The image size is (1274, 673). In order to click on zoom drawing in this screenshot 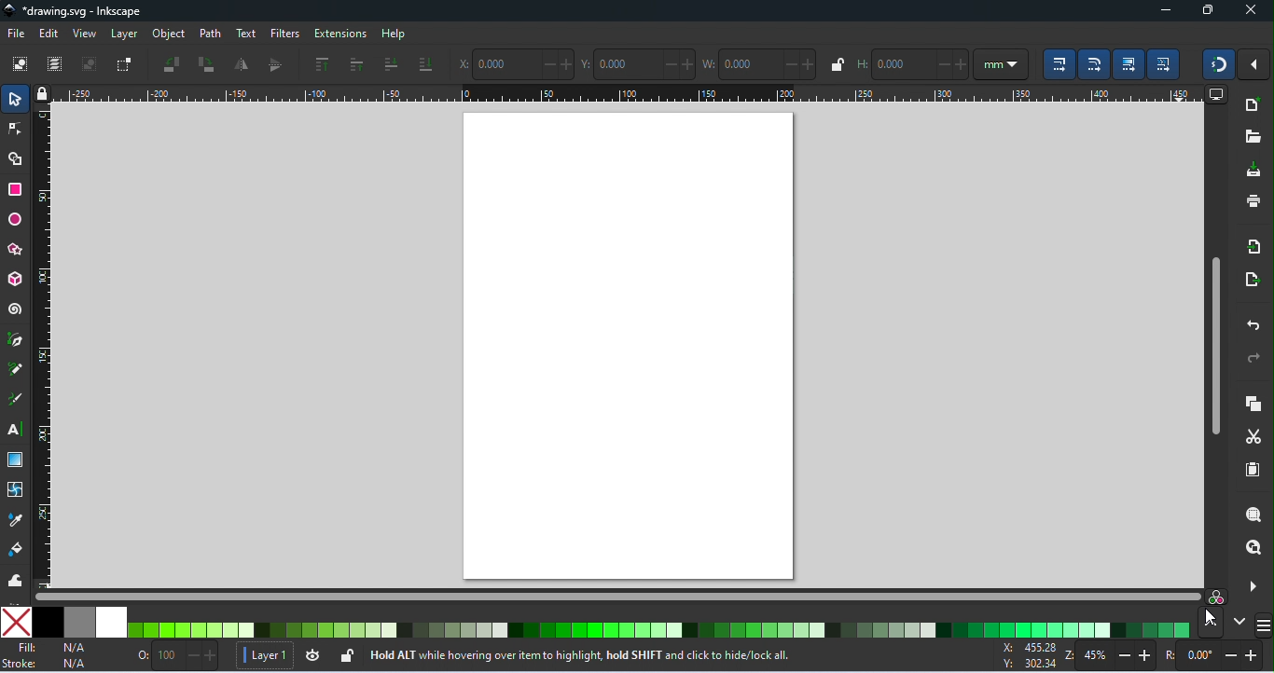, I will do `click(1252, 546)`.